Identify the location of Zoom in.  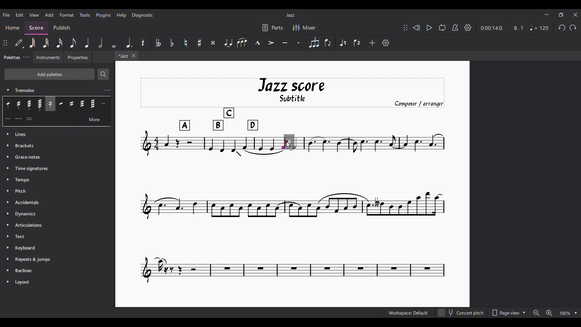
(549, 313).